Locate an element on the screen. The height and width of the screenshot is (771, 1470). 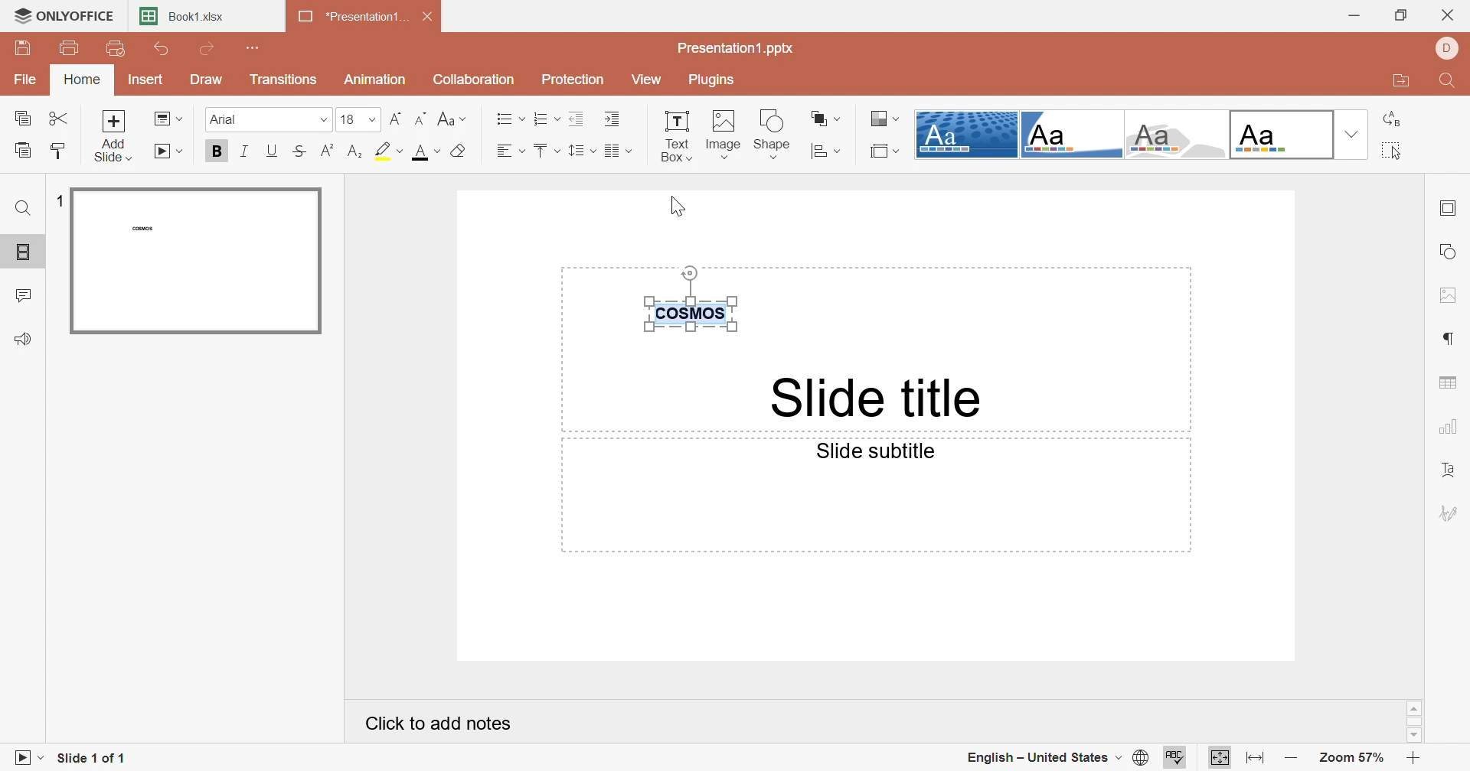
DELL is located at coordinates (1445, 51).